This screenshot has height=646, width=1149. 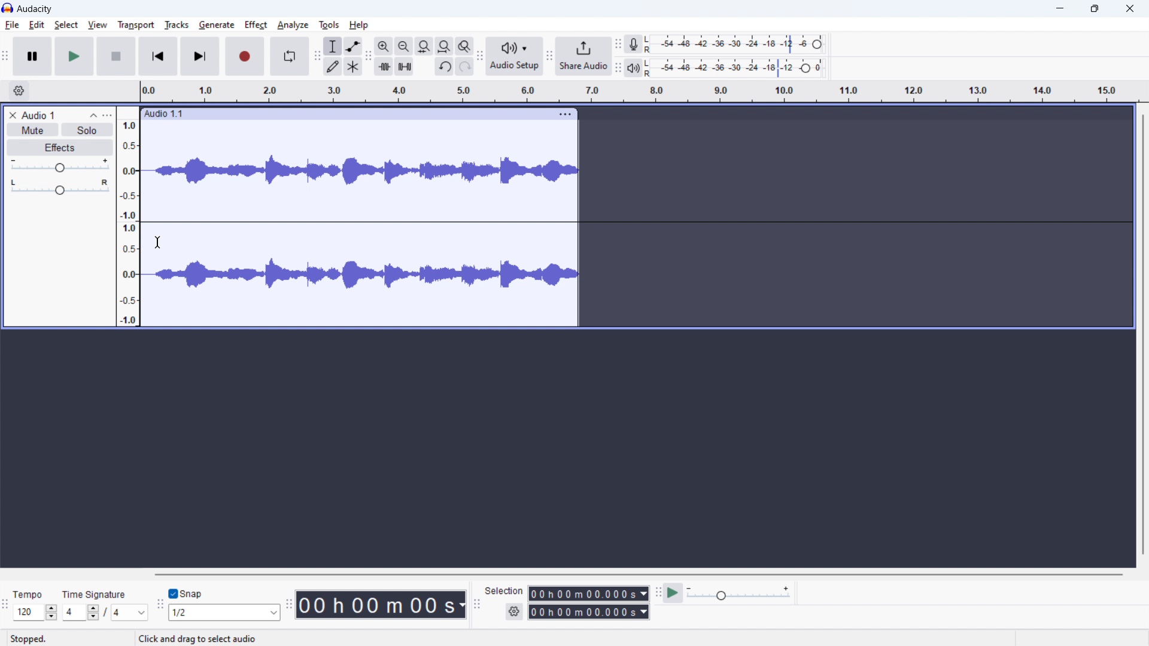 I want to click on playback meter, so click(x=637, y=66).